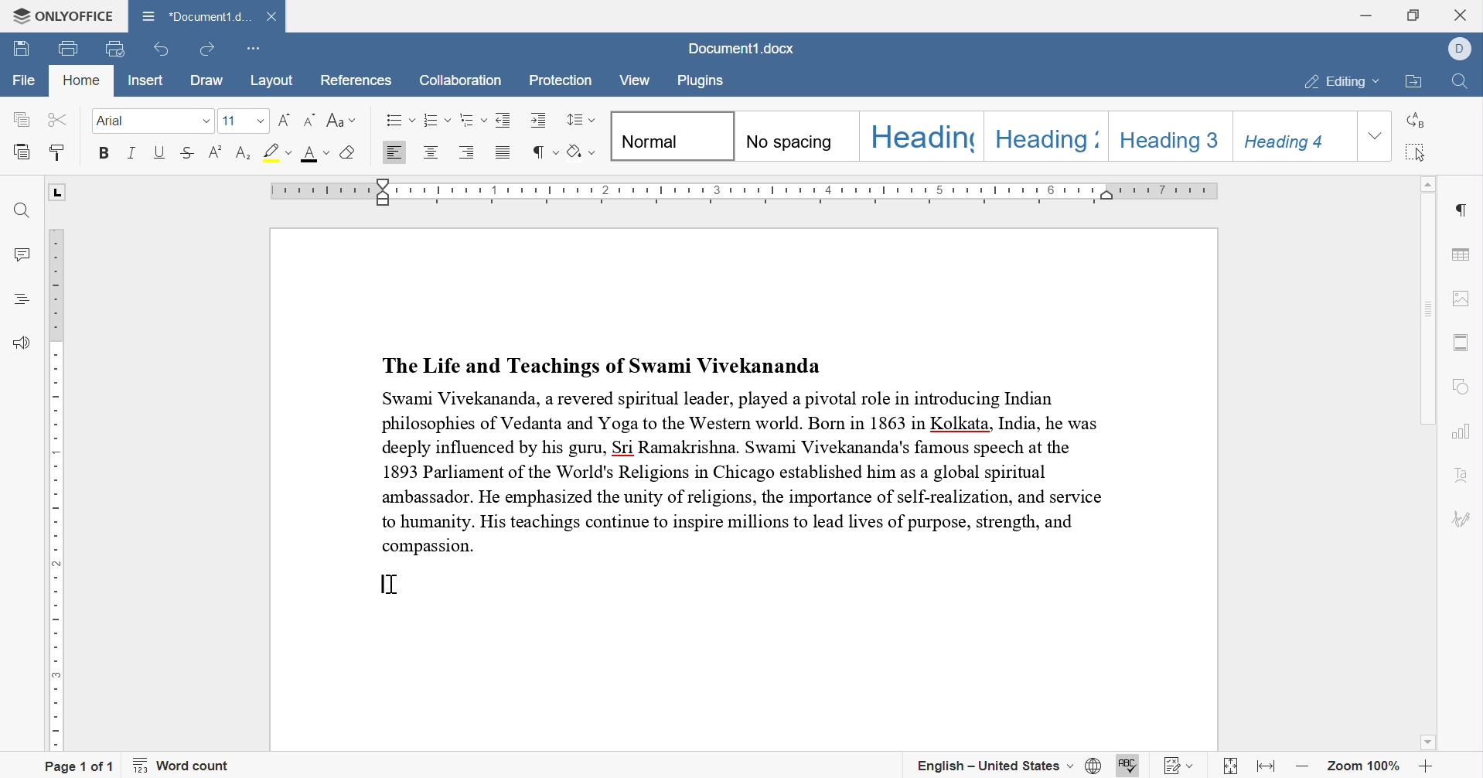 This screenshot has width=1483, height=778. What do you see at coordinates (1462, 479) in the screenshot?
I see `text art settings` at bounding box center [1462, 479].